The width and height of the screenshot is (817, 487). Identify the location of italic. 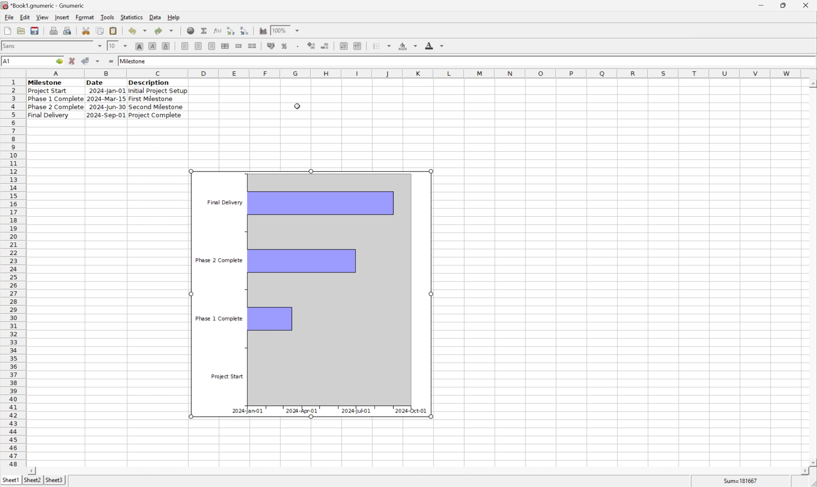
(153, 46).